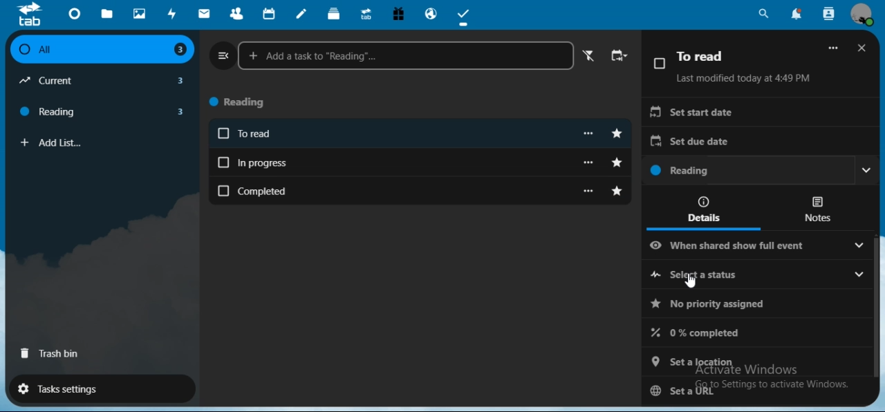 The height and width of the screenshot is (412, 885). What do you see at coordinates (620, 57) in the screenshot?
I see `change sort order` at bounding box center [620, 57].